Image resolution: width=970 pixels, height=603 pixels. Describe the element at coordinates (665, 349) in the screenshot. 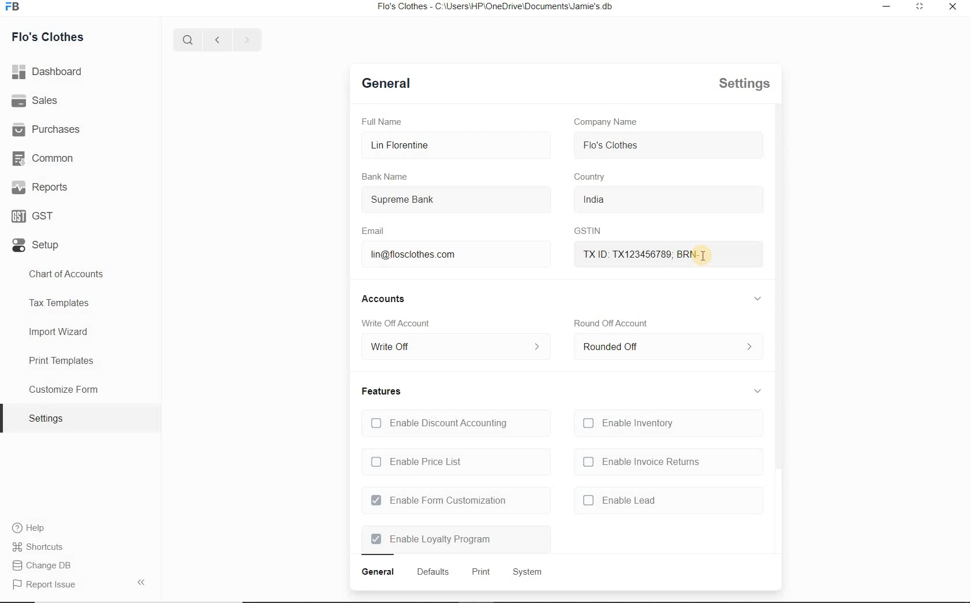

I see `rounded off` at that location.